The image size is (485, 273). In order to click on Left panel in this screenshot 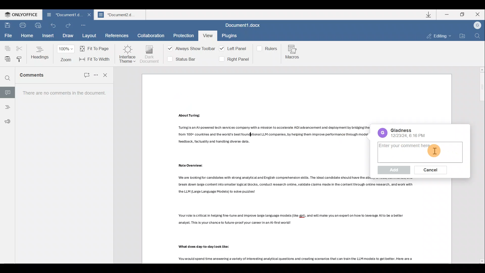, I will do `click(234, 49)`.